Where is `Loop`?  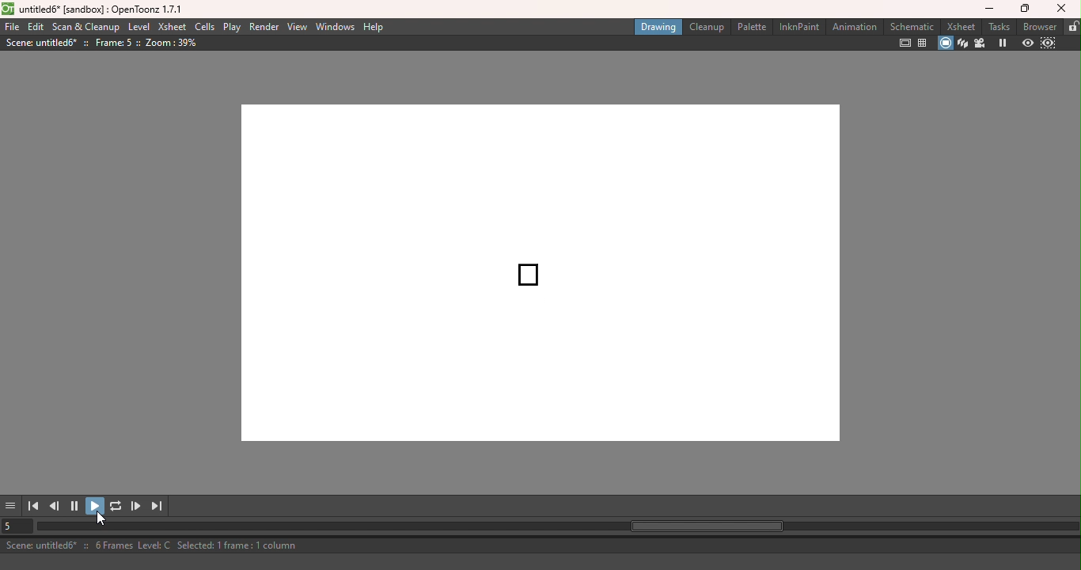 Loop is located at coordinates (116, 507).